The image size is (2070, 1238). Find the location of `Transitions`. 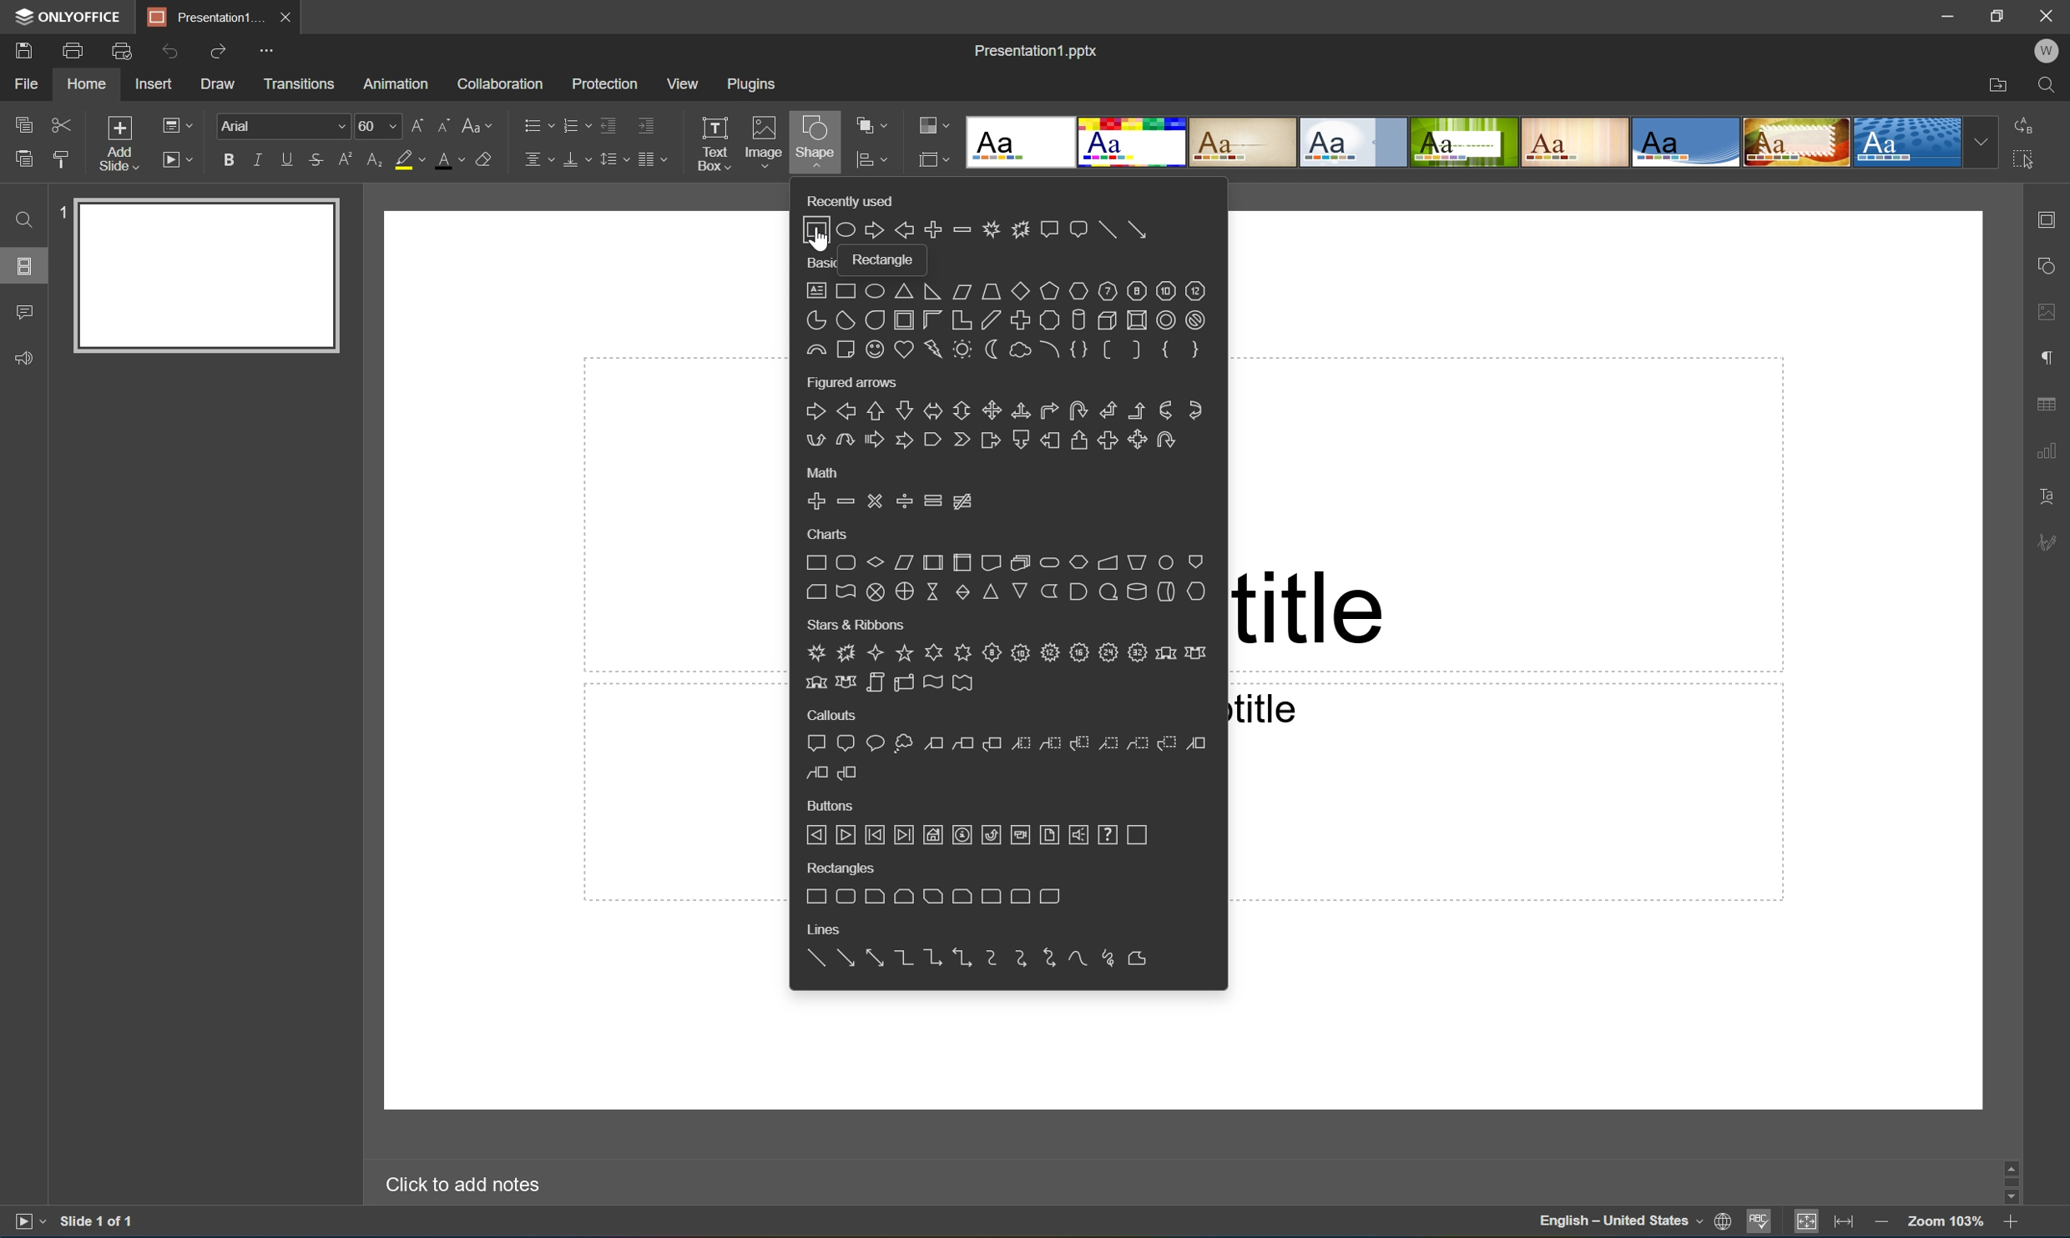

Transitions is located at coordinates (296, 84).